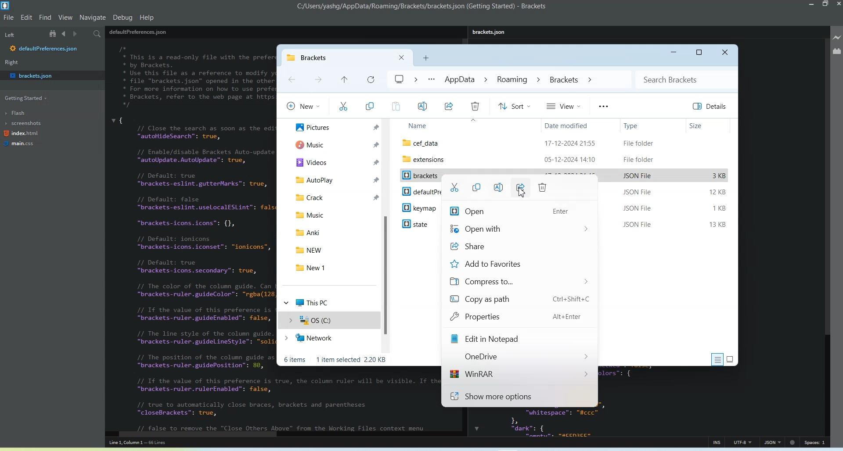 Image resolution: width=843 pixels, height=451 pixels. I want to click on bracket.json, so click(49, 75).